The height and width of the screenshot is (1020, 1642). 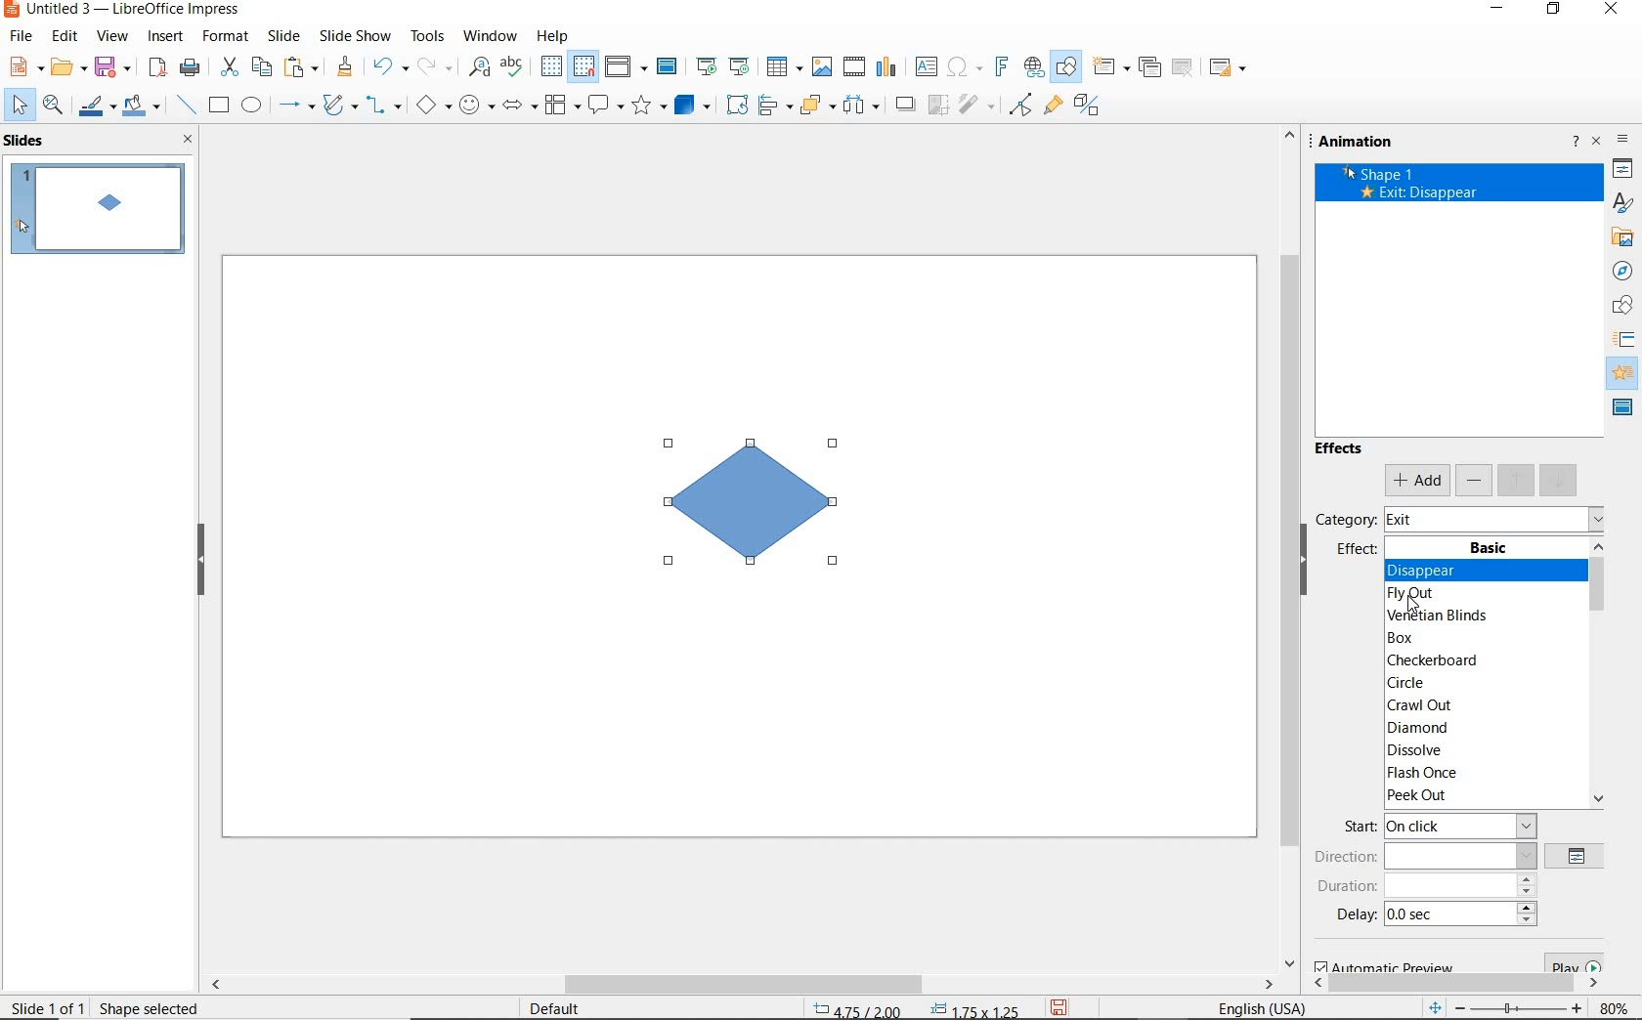 What do you see at coordinates (926, 66) in the screenshot?
I see `insert text box` at bounding box center [926, 66].